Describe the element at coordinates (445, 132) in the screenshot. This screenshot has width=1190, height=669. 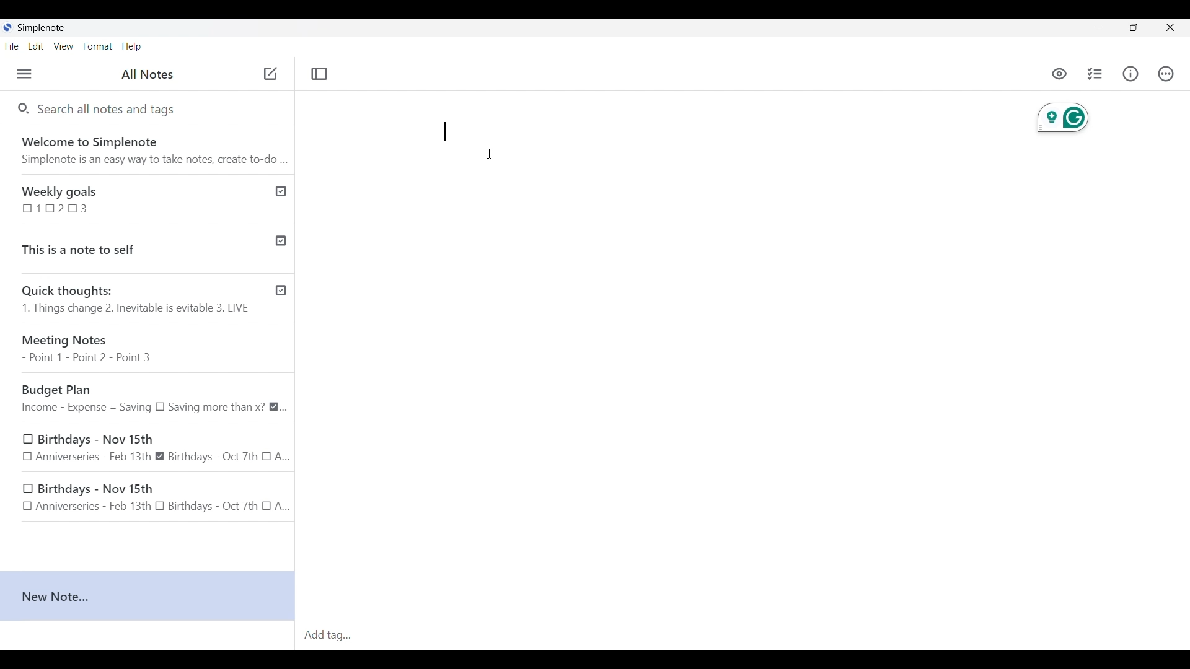
I see `input in new note` at that location.